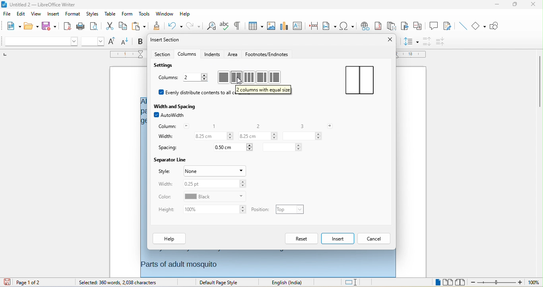  I want to click on font size, so click(93, 42).